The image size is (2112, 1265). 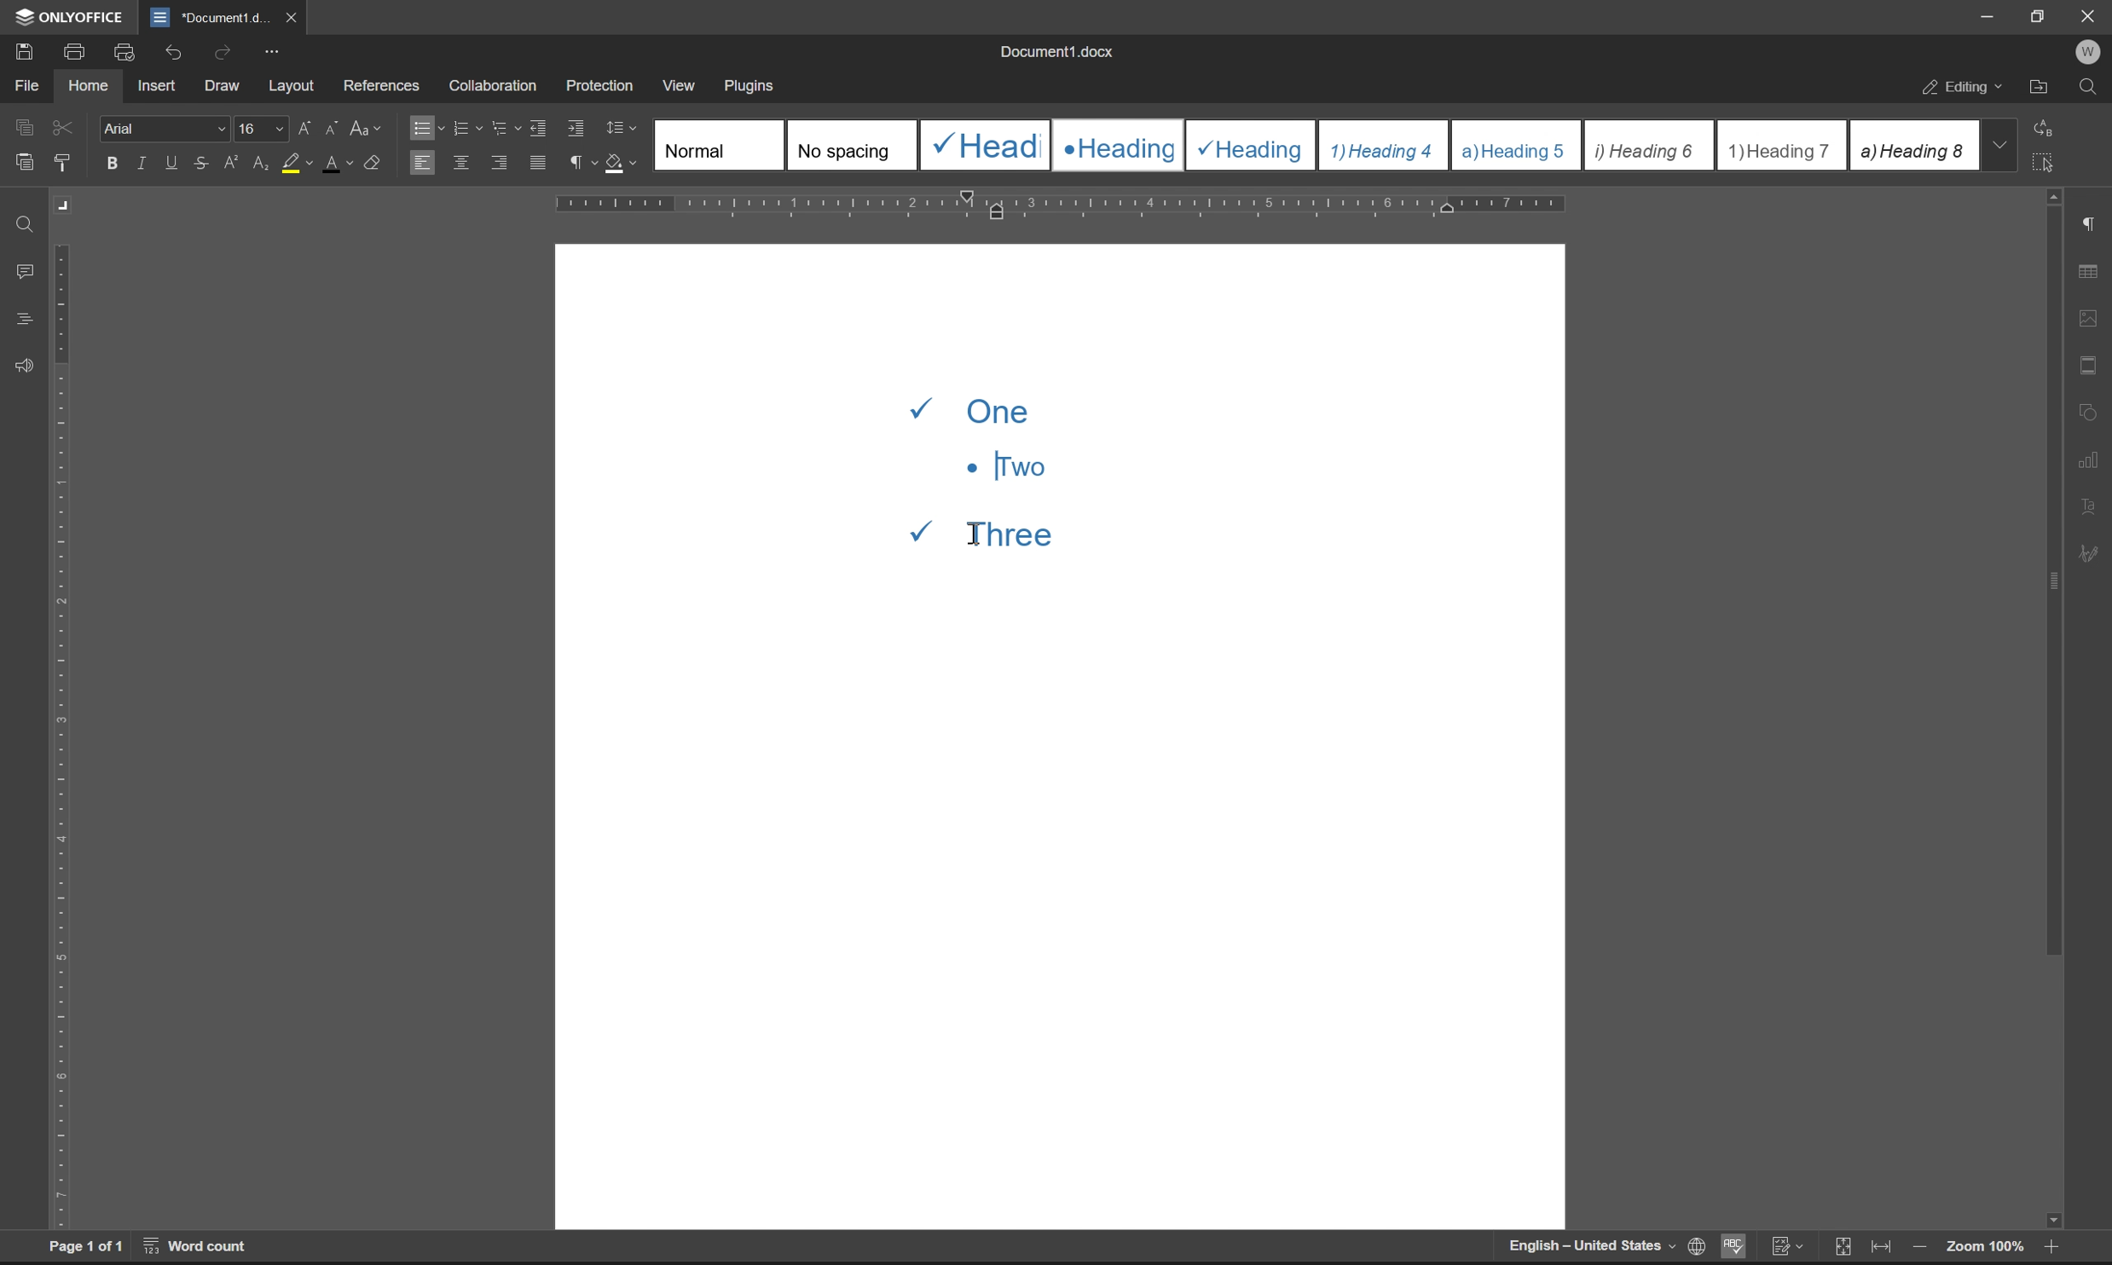 What do you see at coordinates (156, 84) in the screenshot?
I see `insert` at bounding box center [156, 84].